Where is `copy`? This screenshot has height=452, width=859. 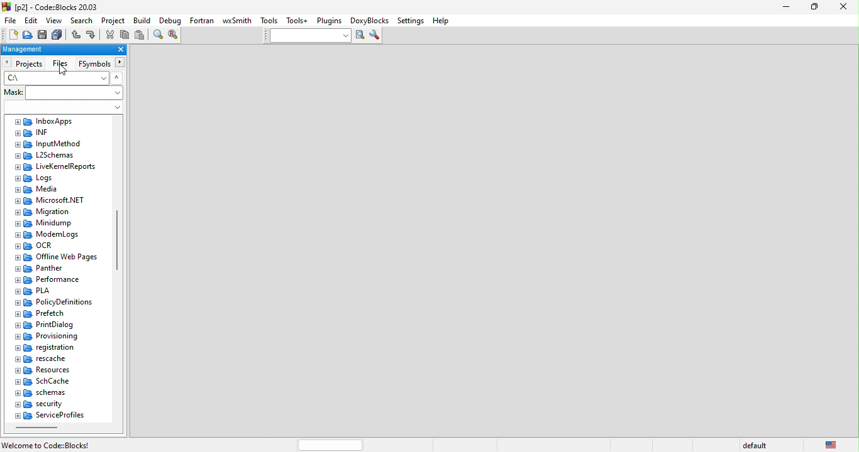 copy is located at coordinates (125, 35).